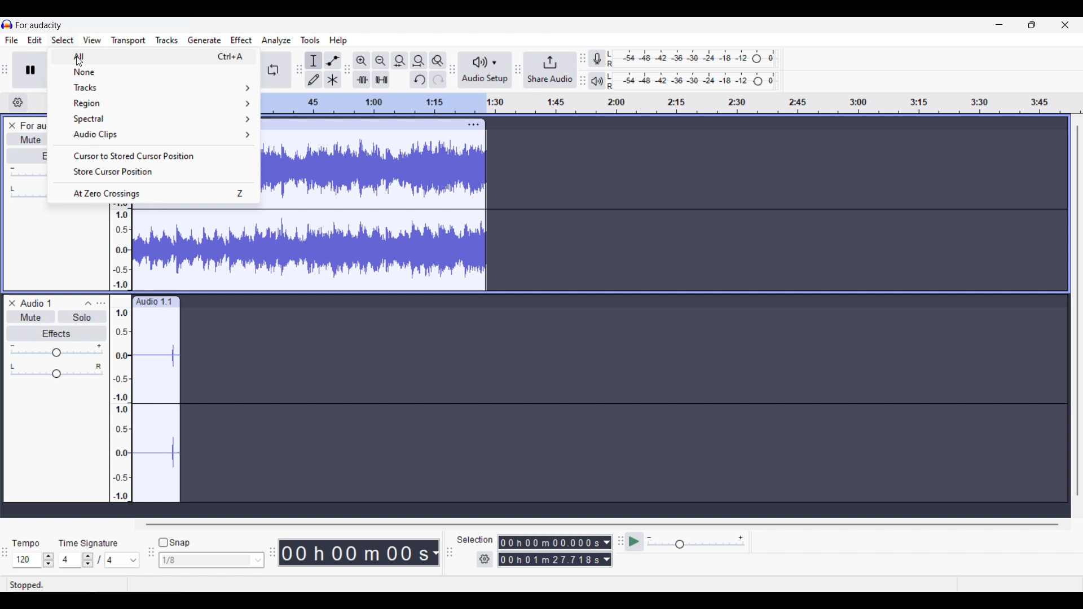 The width and height of the screenshot is (1083, 609). What do you see at coordinates (275, 41) in the screenshot?
I see `Analyze ` at bounding box center [275, 41].